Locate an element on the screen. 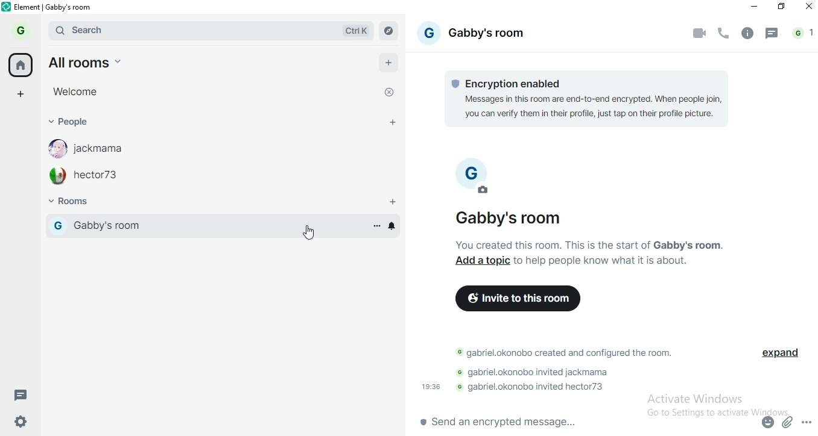  hector73 is located at coordinates (94, 177).